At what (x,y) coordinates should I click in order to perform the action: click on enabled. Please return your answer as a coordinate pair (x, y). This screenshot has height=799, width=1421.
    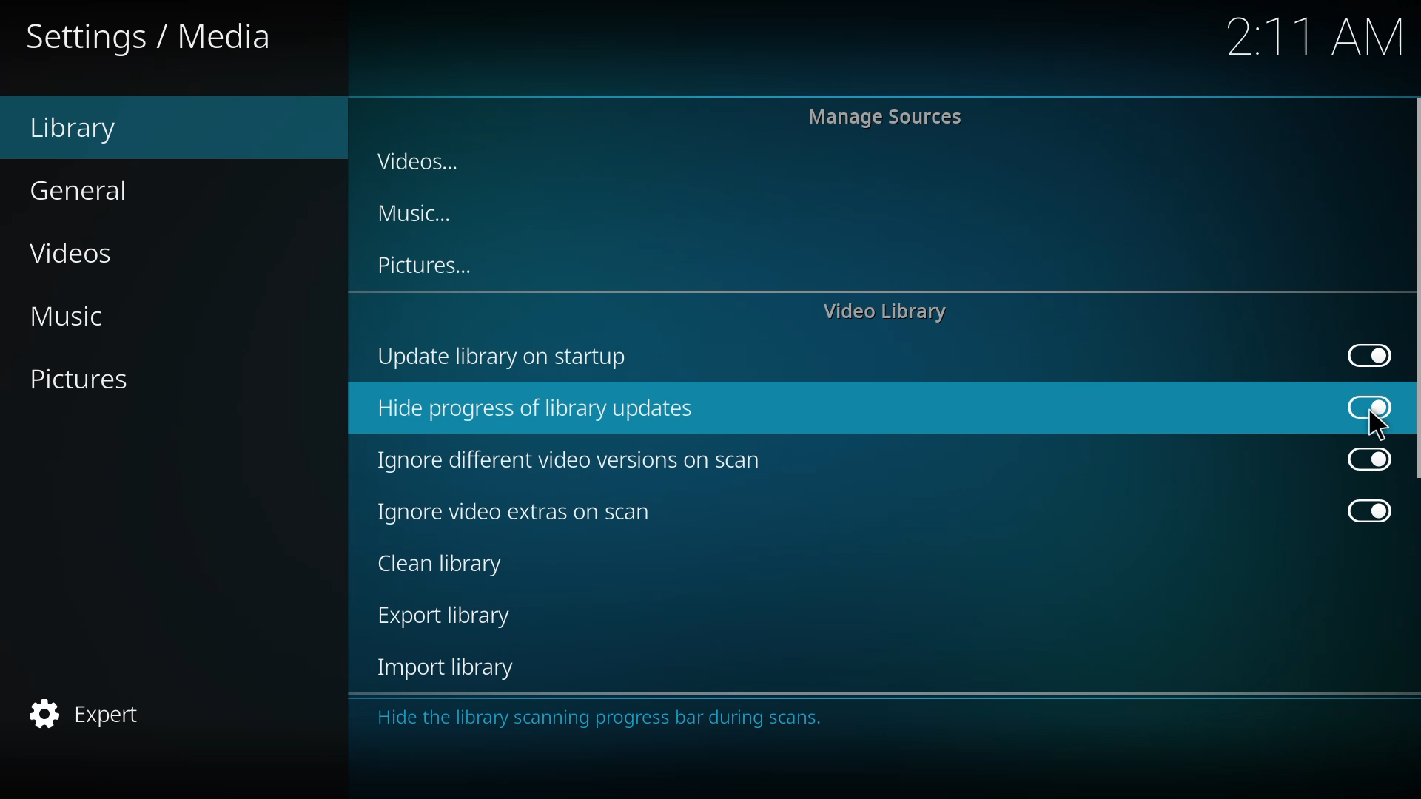
    Looking at the image, I should click on (1372, 408).